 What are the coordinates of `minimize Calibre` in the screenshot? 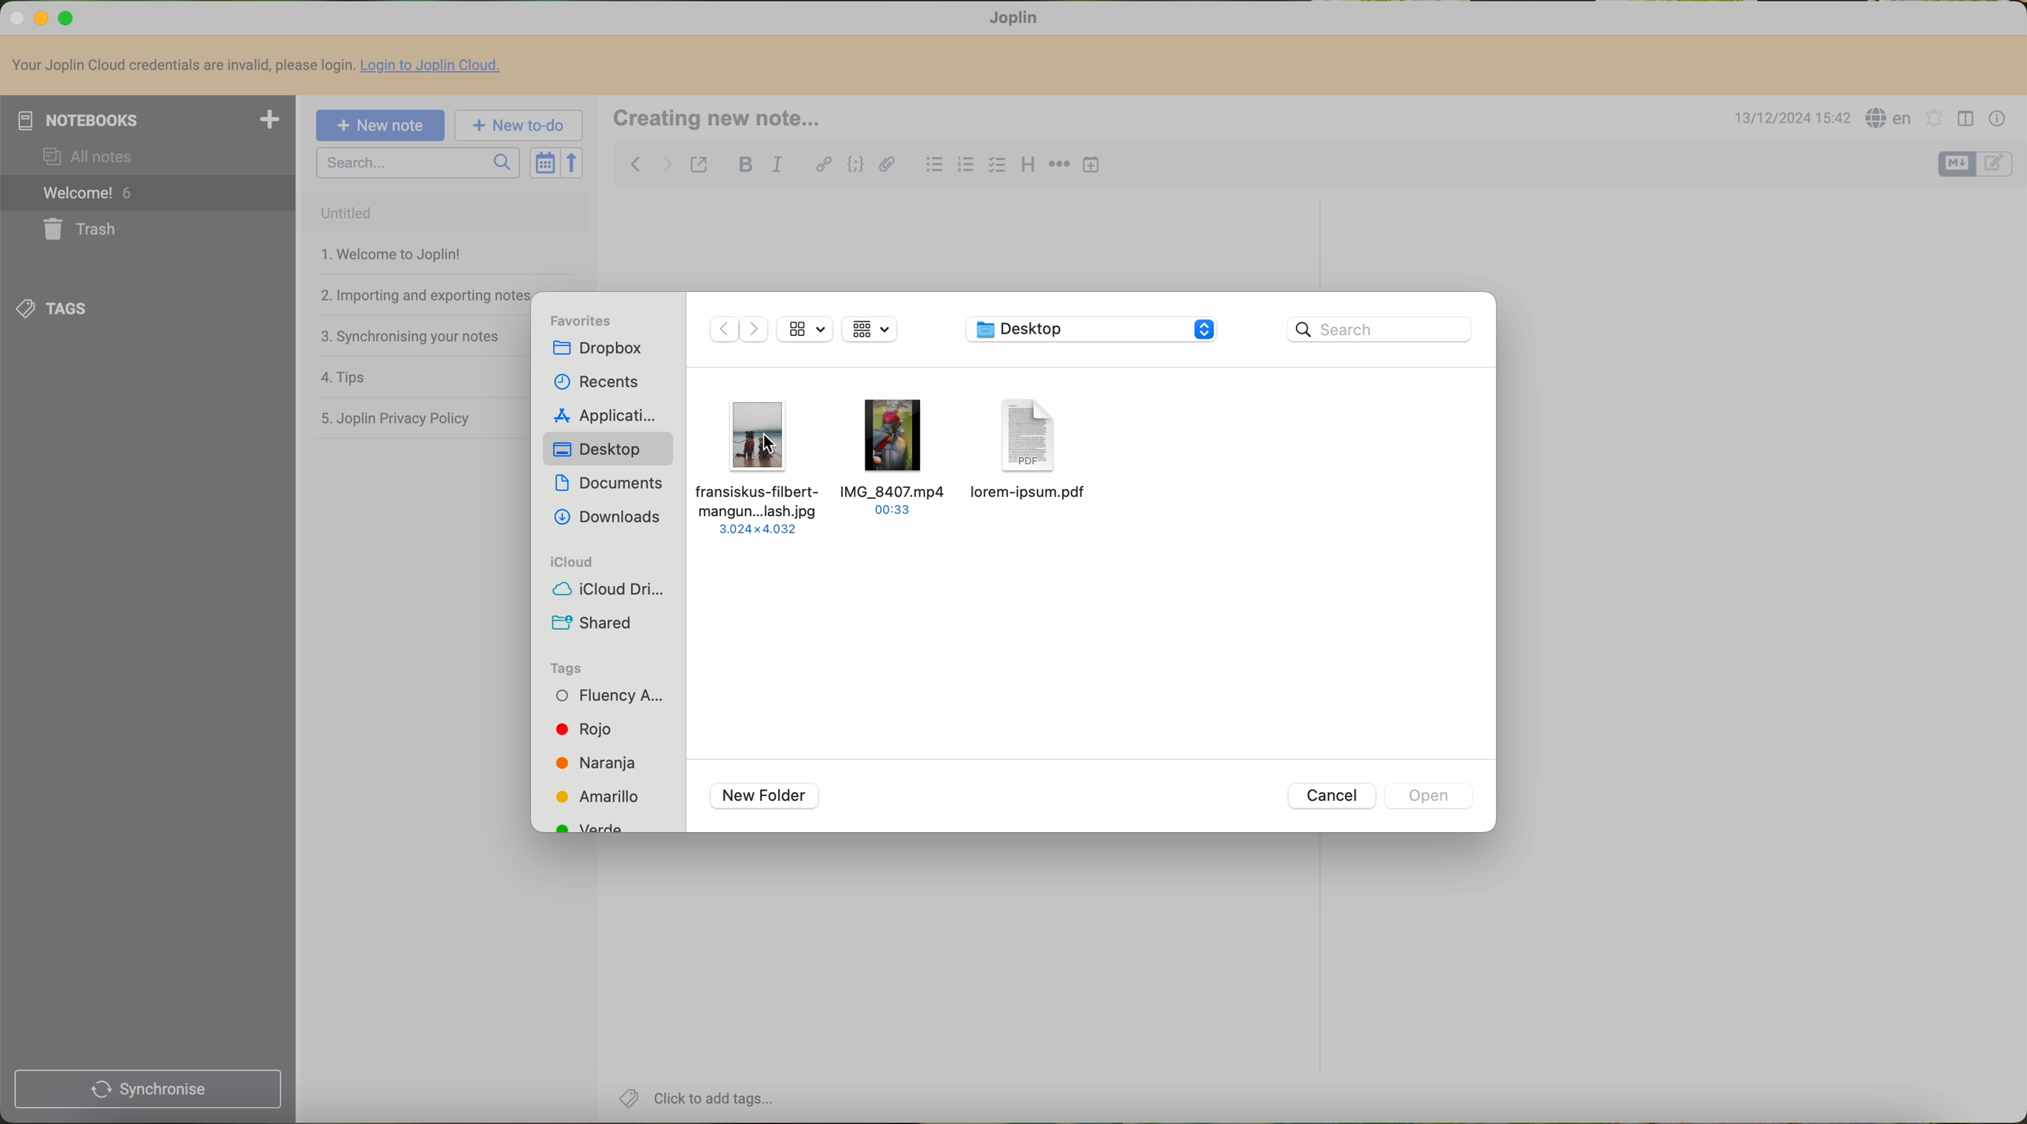 It's located at (42, 20).